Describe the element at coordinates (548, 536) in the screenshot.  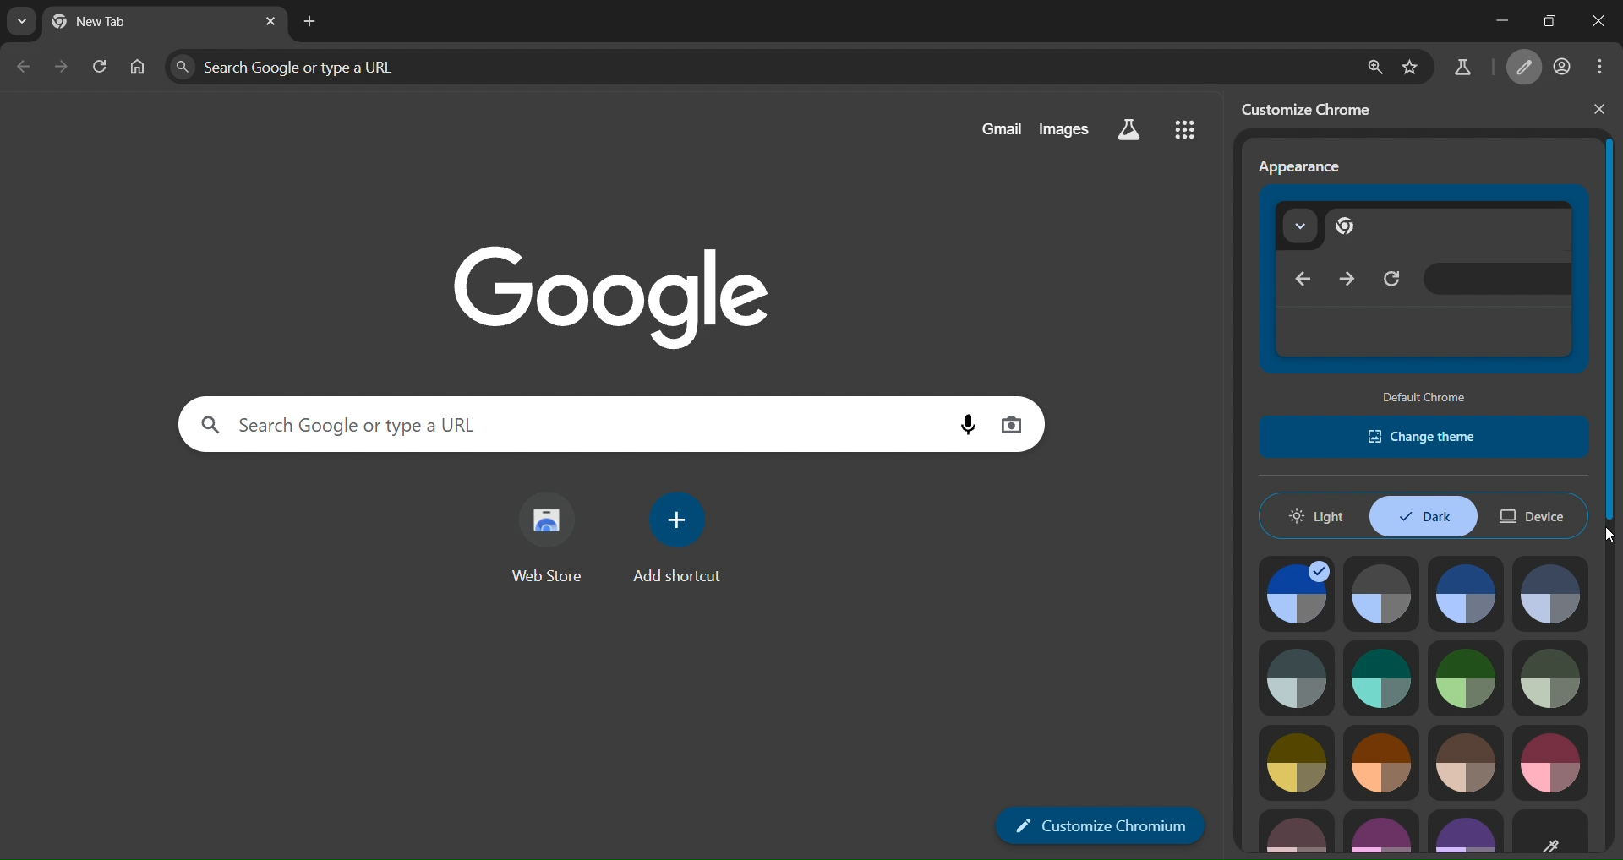
I see `web store` at that location.